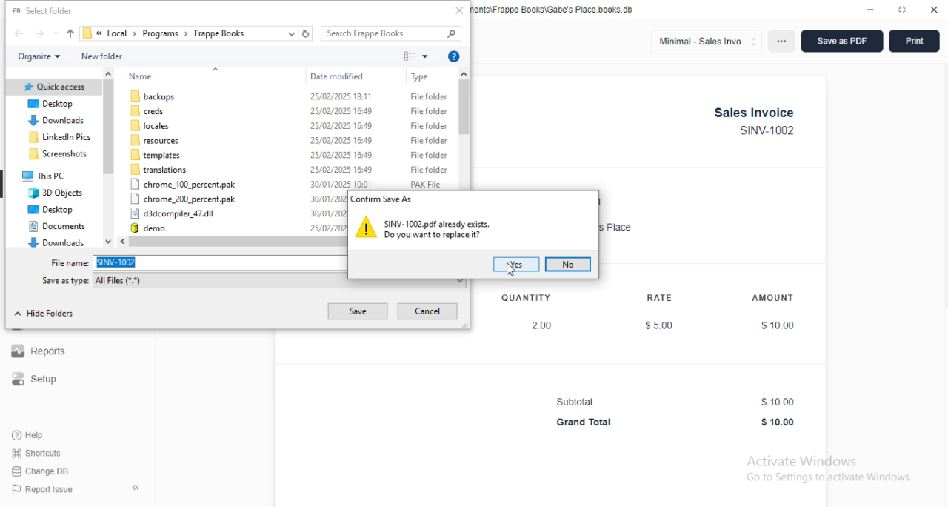  I want to click on scroll down, so click(109, 242).